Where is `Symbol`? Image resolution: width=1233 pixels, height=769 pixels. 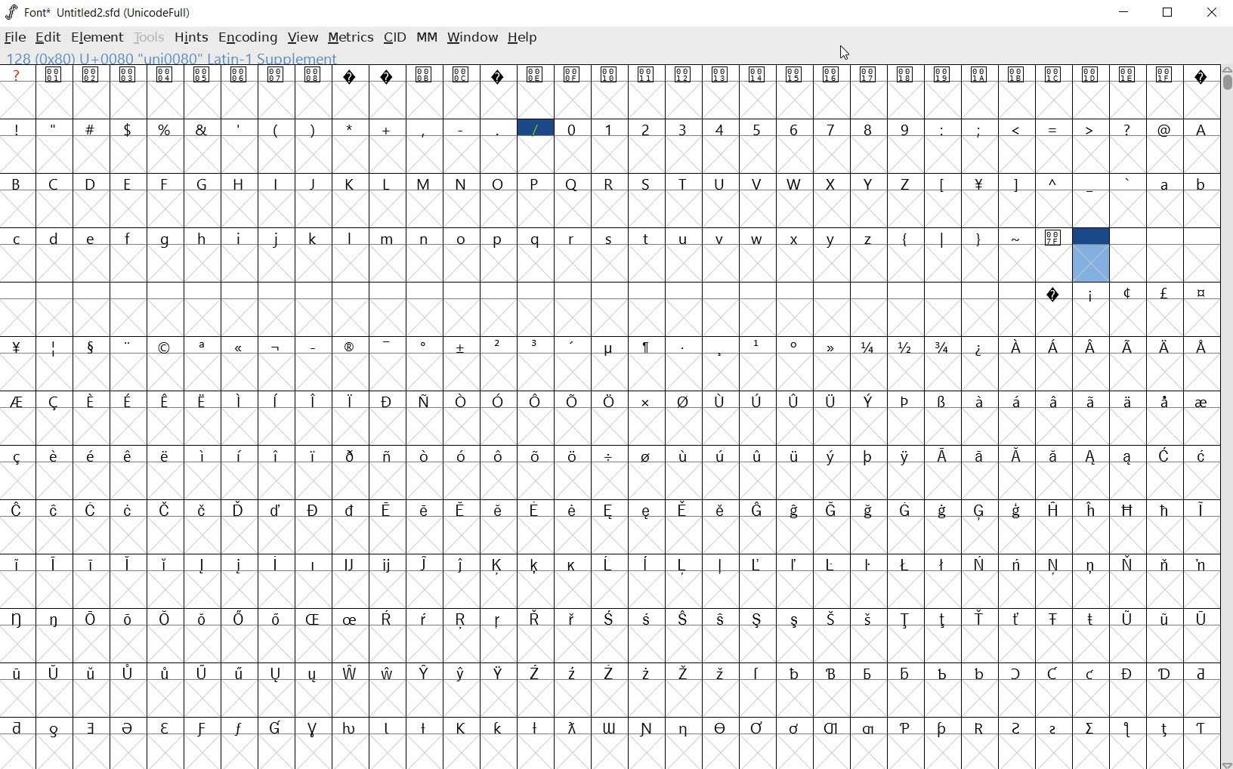
Symbol is located at coordinates (17, 726).